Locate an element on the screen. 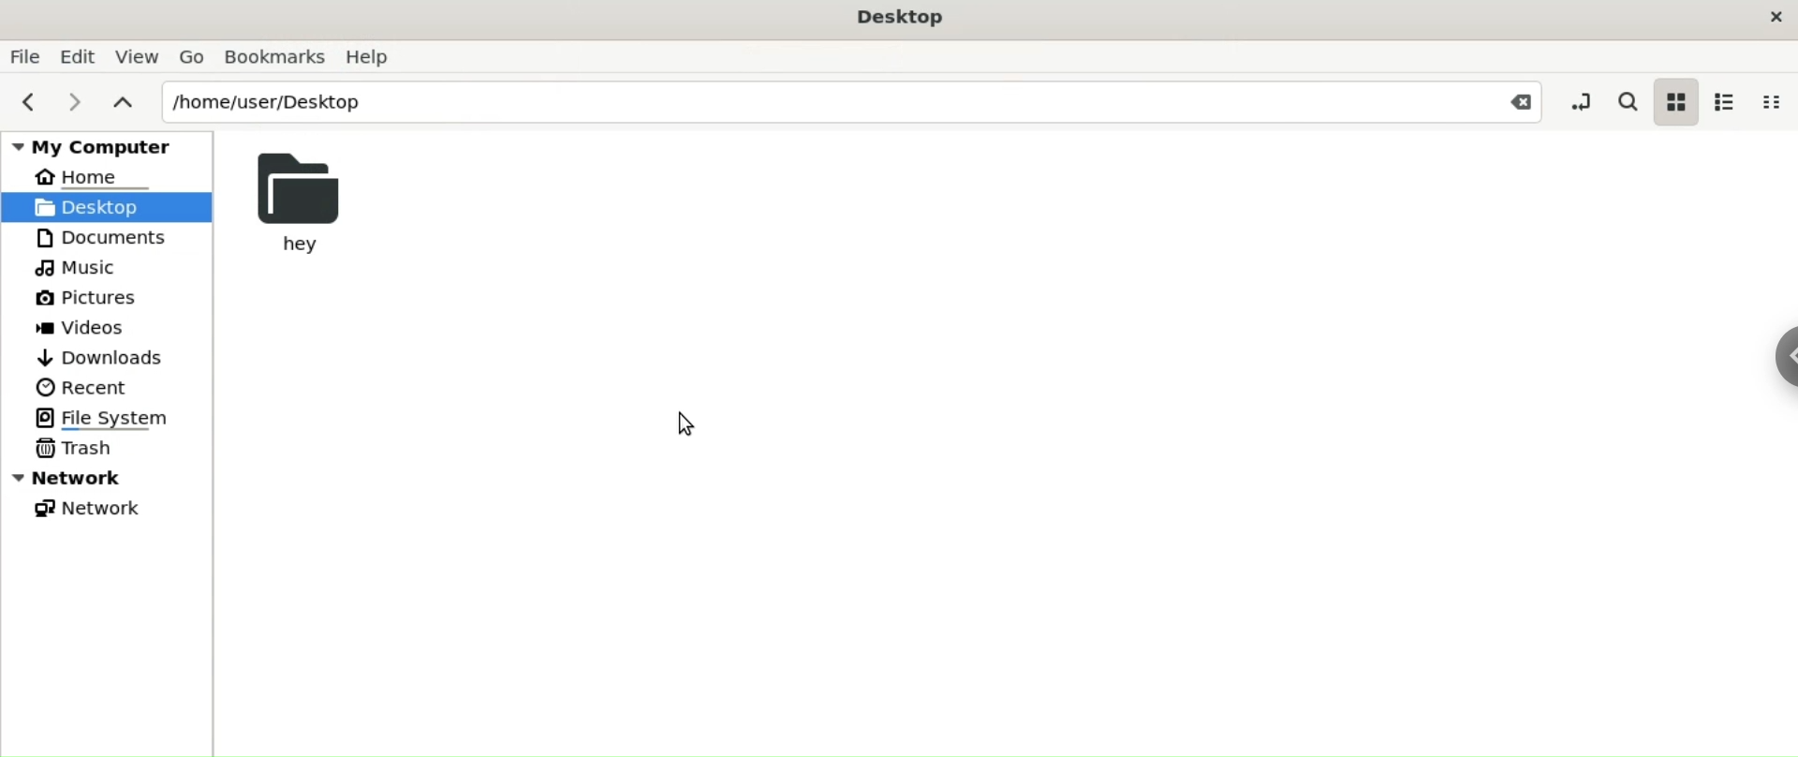 The image size is (1798, 757). Help is located at coordinates (379, 58).